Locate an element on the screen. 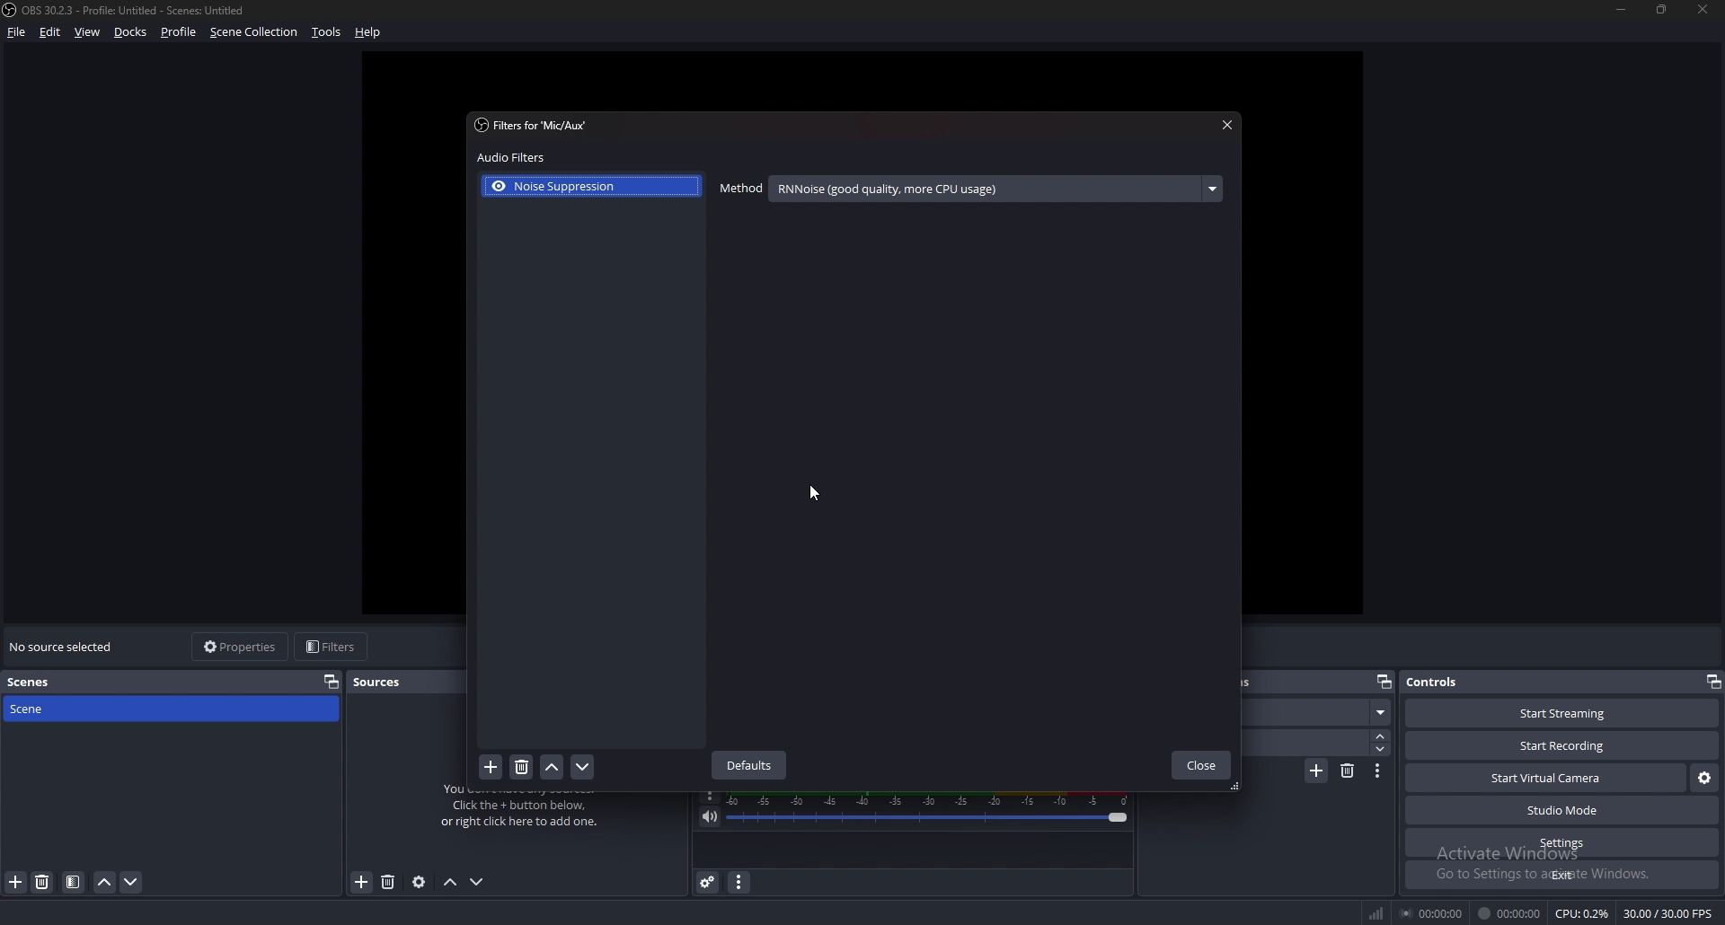 The image size is (1725, 925). resize is located at coordinates (1665, 9).